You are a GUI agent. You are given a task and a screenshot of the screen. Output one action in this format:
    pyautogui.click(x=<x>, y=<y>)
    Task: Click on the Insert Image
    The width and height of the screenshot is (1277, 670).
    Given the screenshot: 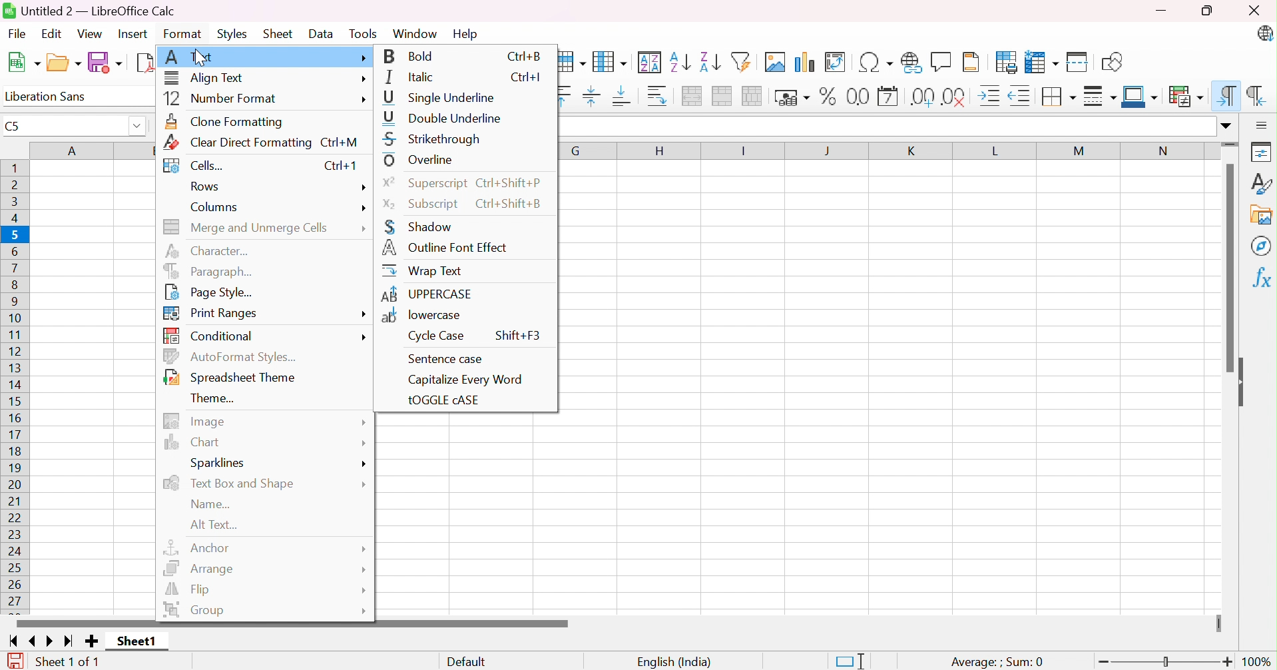 What is the action you would take?
    pyautogui.click(x=777, y=62)
    